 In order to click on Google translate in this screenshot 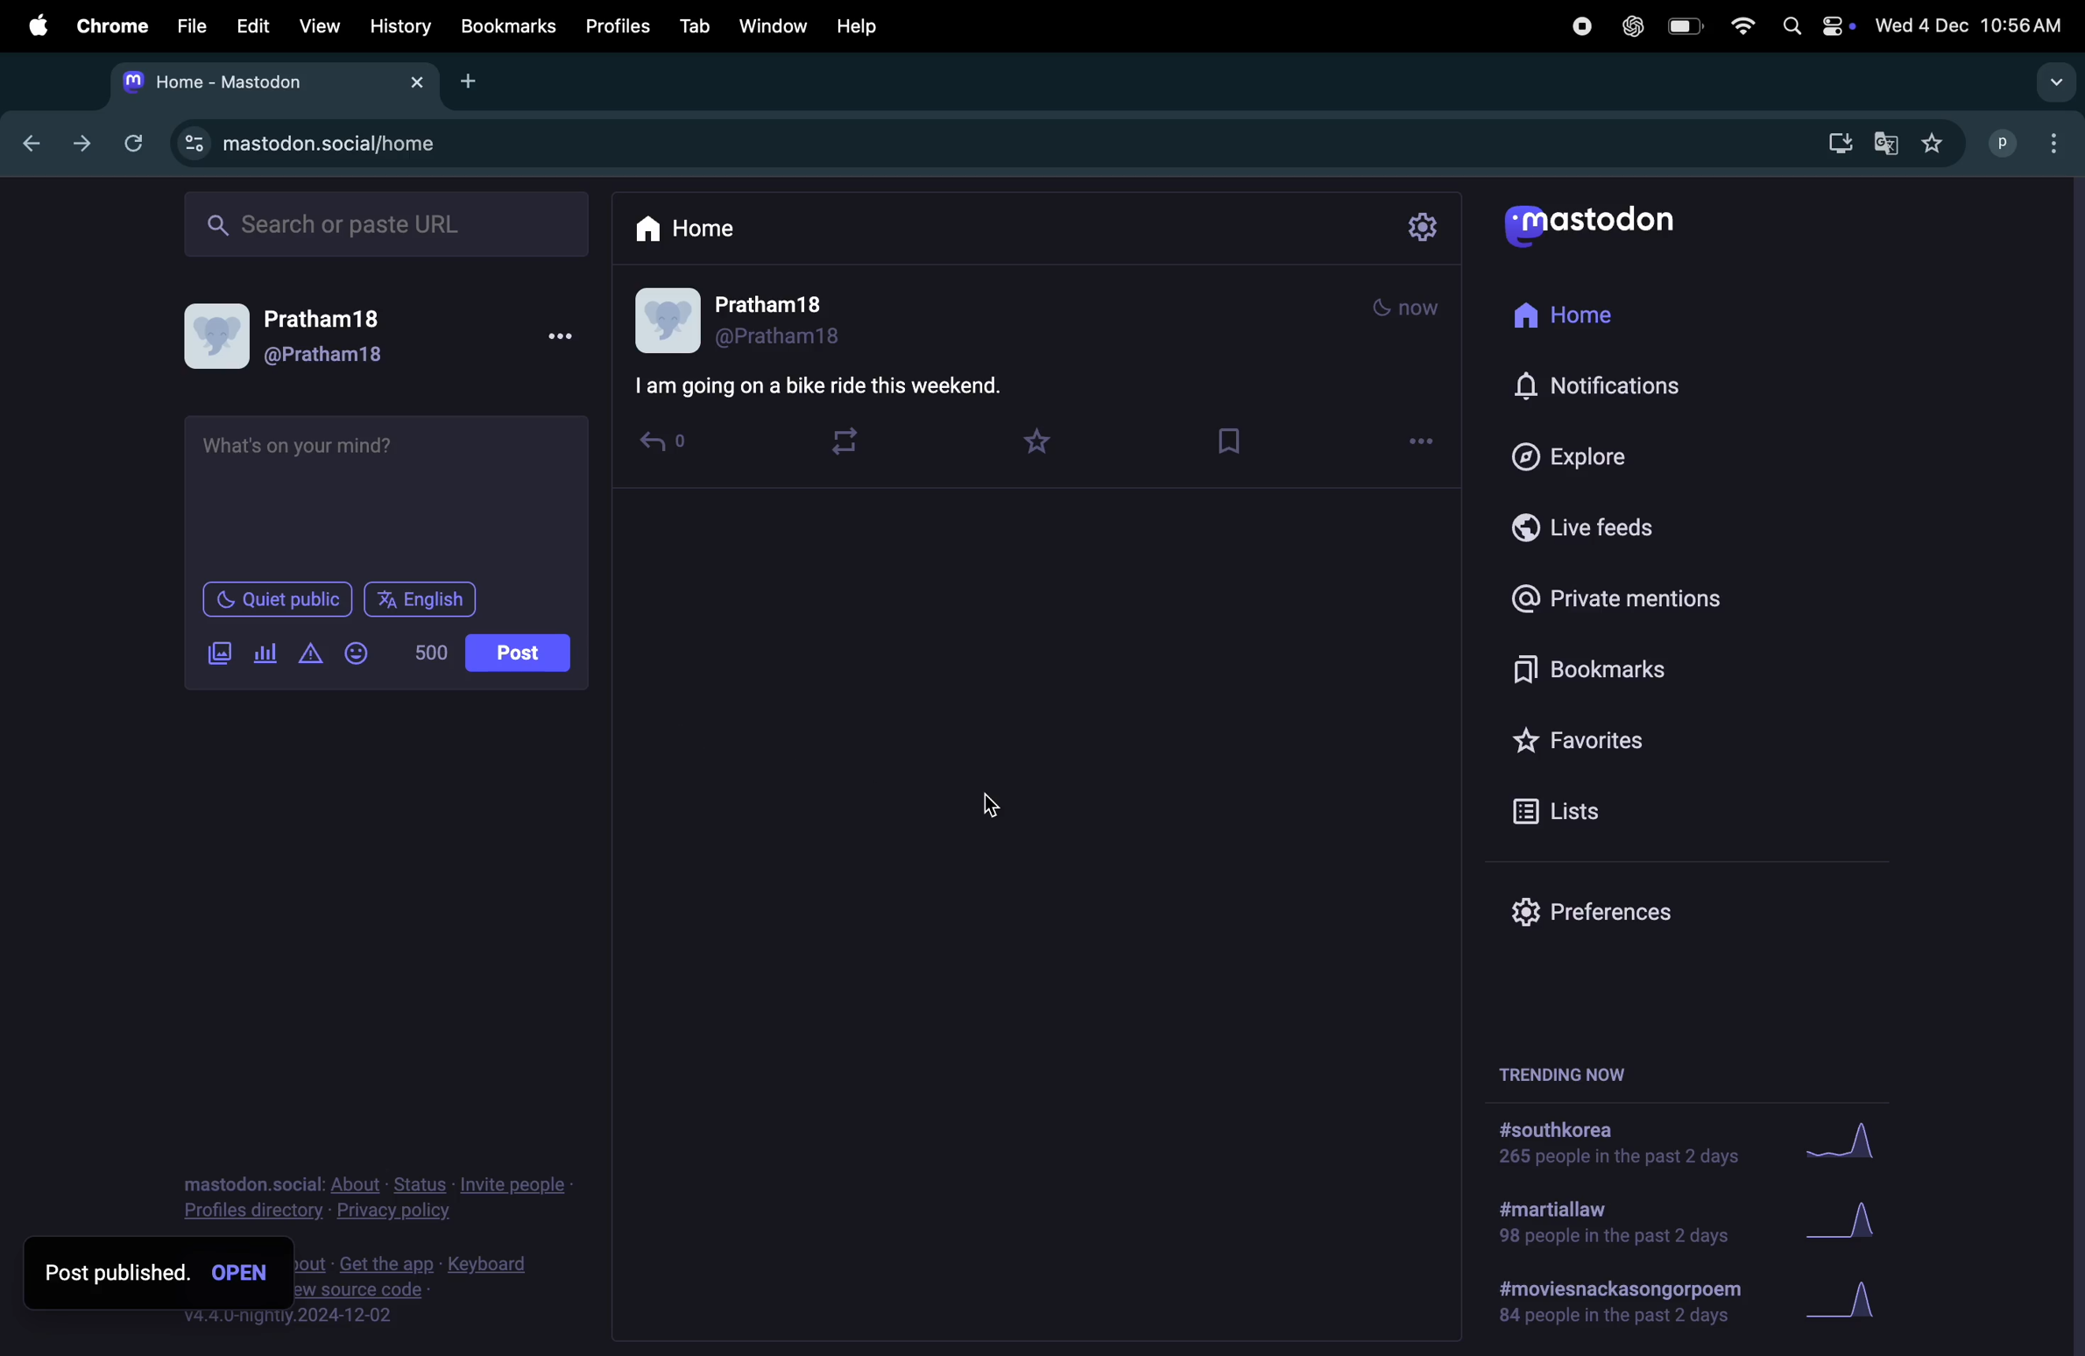, I will do `click(1887, 141)`.